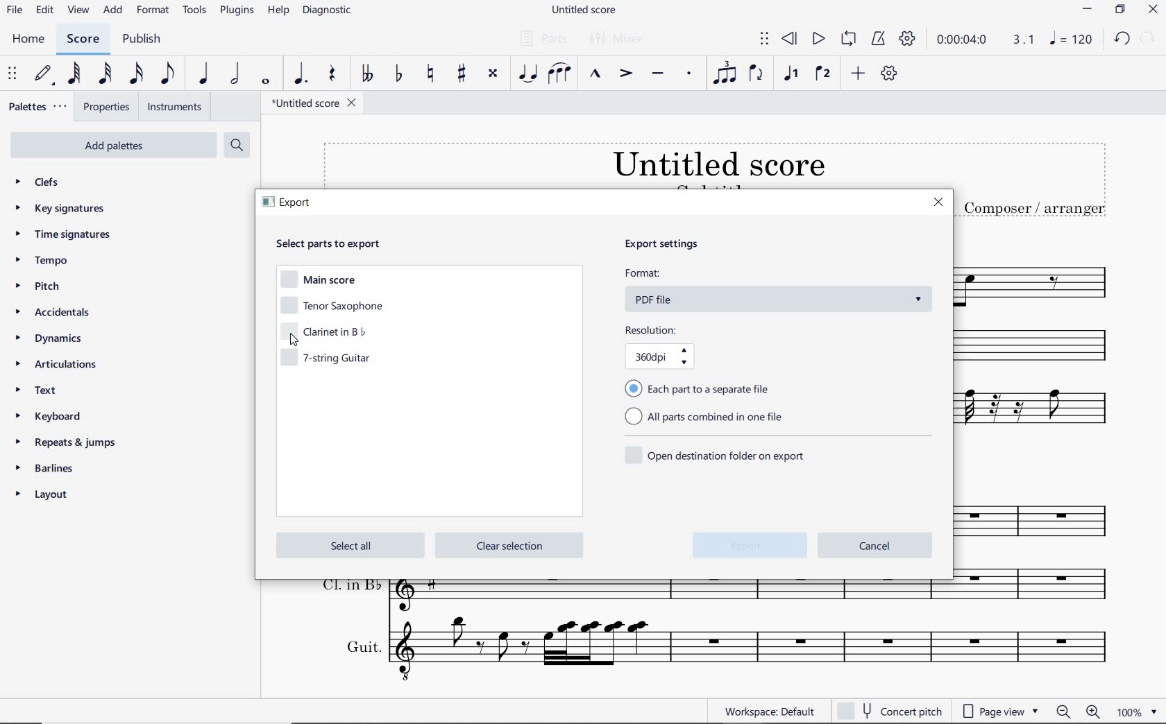  What do you see at coordinates (195, 11) in the screenshot?
I see `TOOLS` at bounding box center [195, 11].